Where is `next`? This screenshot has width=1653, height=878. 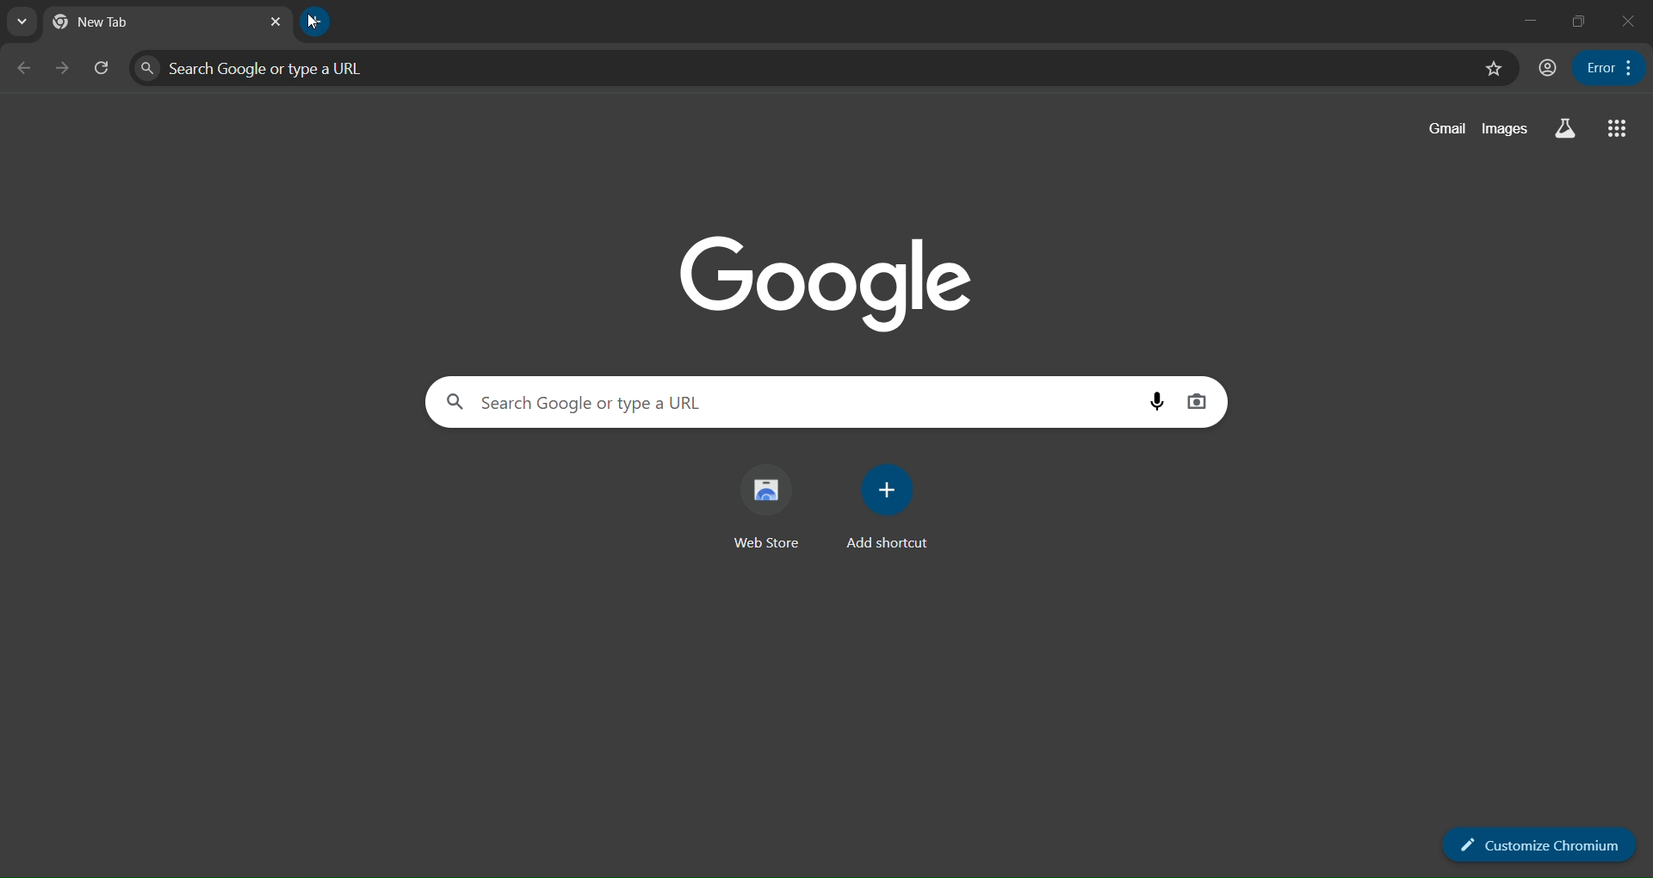 next is located at coordinates (60, 69).